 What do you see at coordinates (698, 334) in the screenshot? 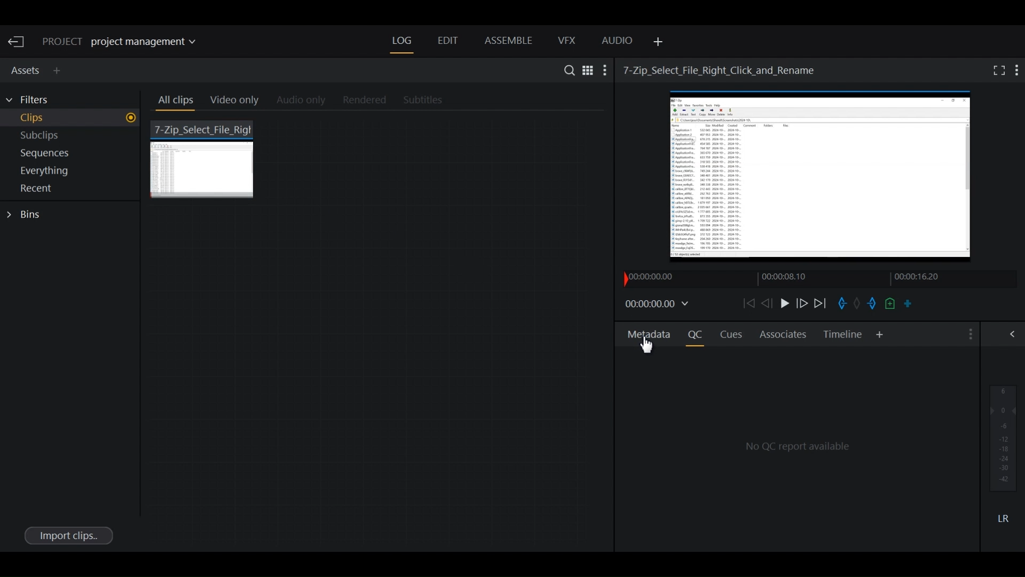
I see `Quality Control` at bounding box center [698, 334].